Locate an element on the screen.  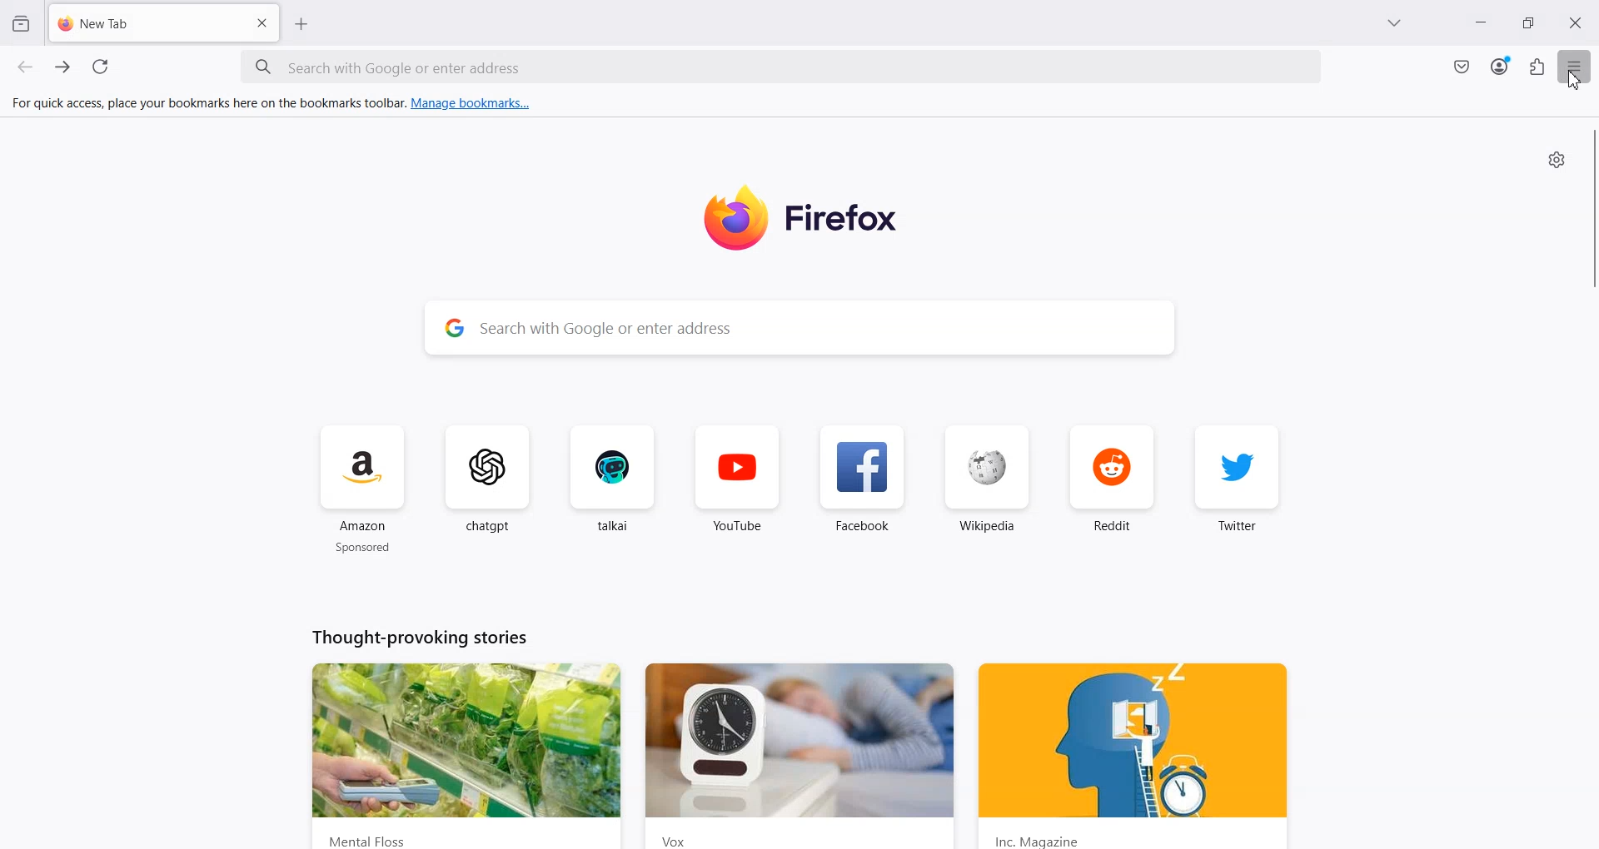
YouTube is located at coordinates (738, 490).